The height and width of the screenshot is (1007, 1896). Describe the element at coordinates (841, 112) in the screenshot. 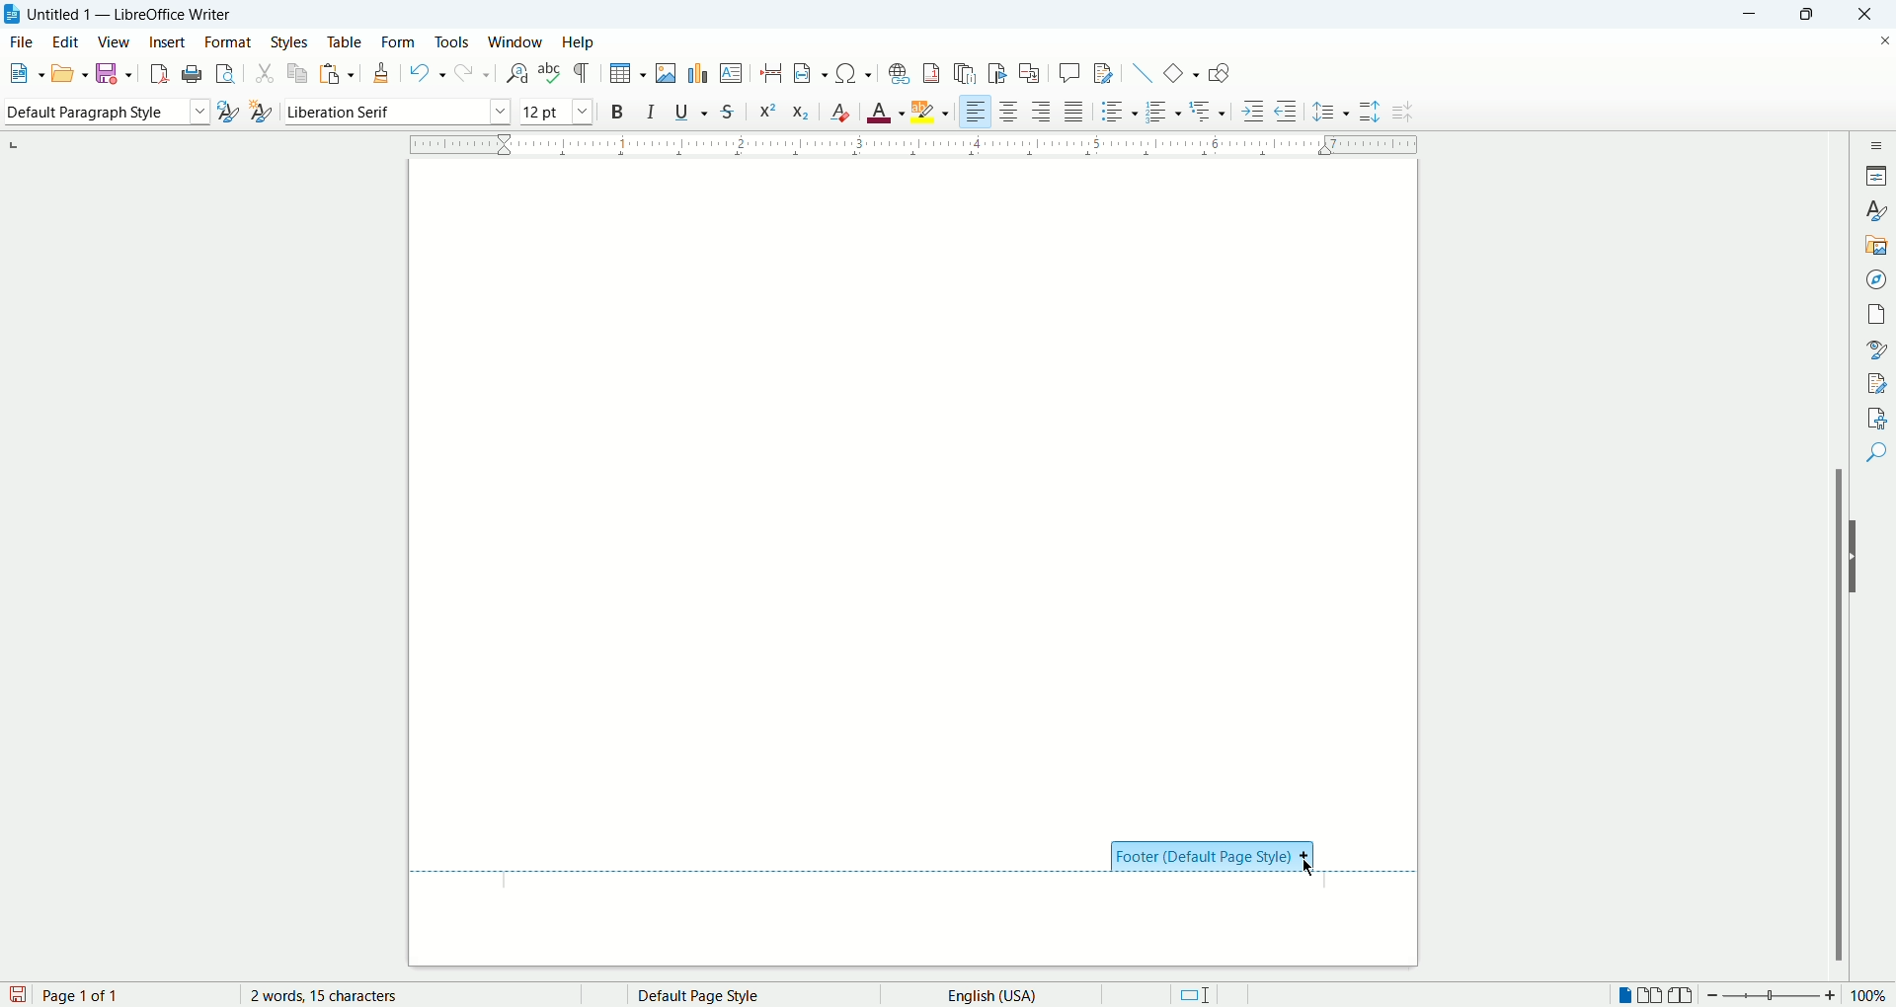

I see `clear formatting` at that location.